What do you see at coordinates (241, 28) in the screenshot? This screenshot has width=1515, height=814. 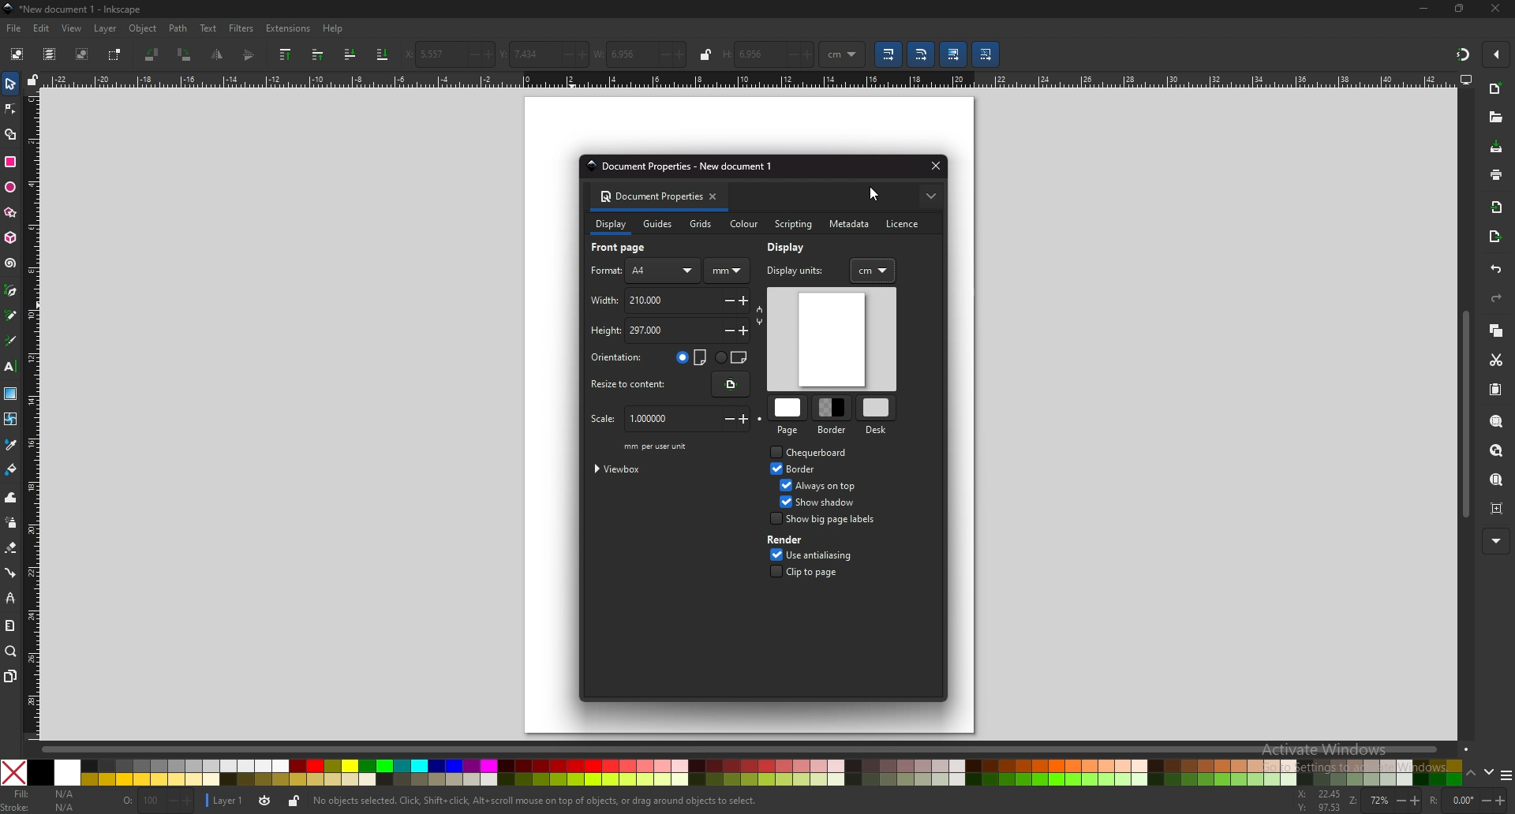 I see `filters` at bounding box center [241, 28].